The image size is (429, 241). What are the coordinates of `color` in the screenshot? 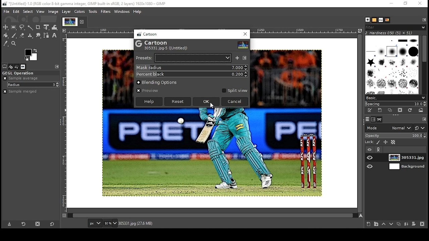 It's located at (31, 55).